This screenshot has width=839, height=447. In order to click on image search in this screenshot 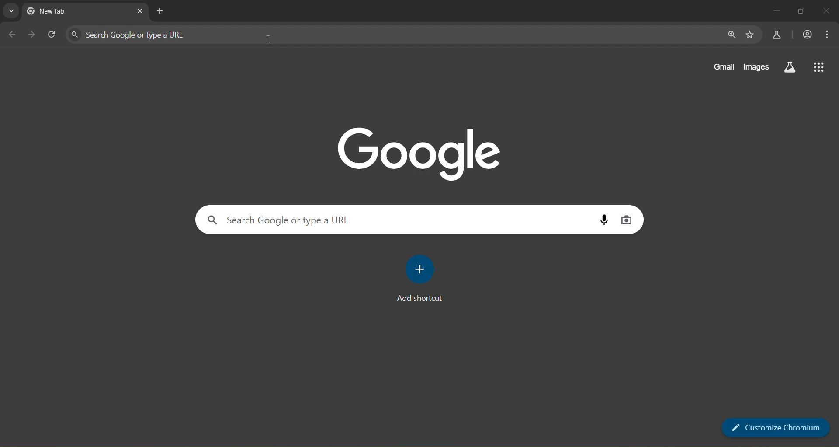, I will do `click(625, 220)`.